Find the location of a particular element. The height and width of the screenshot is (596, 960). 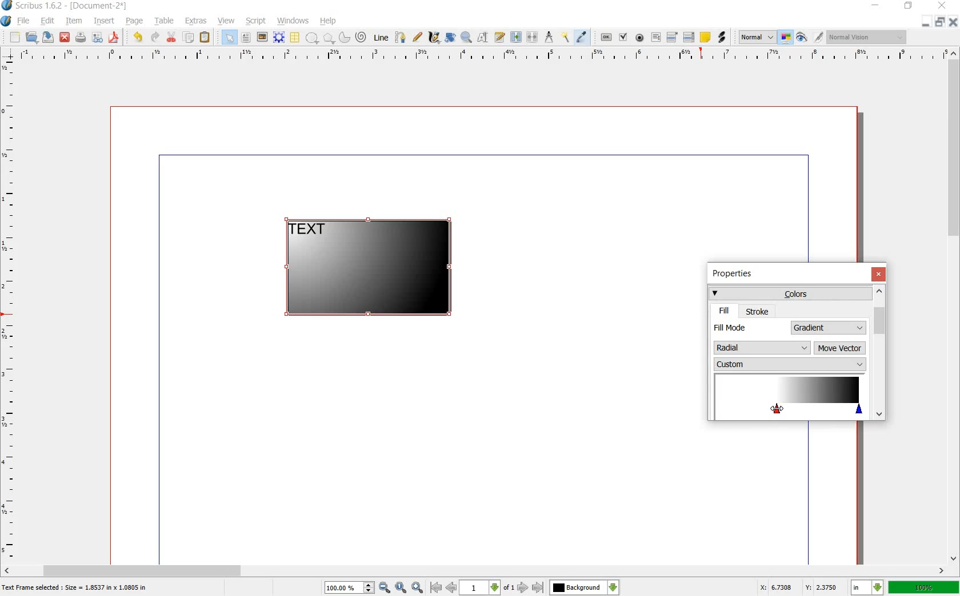

select item is located at coordinates (229, 37).